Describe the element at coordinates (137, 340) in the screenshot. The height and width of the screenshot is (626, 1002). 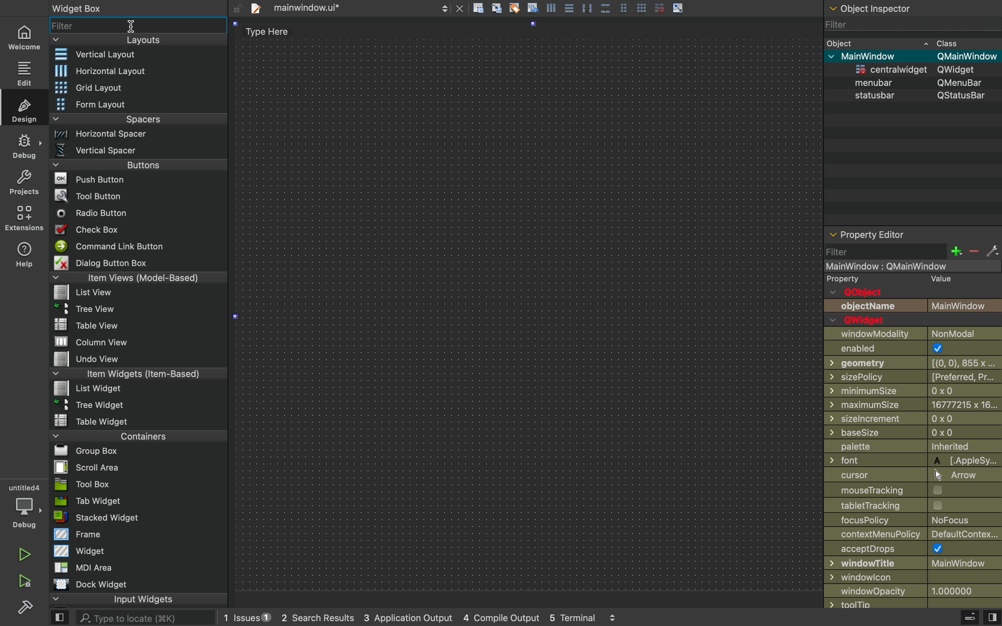
I see `column view` at that location.